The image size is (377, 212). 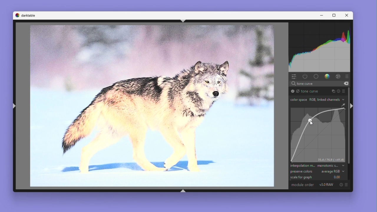 What do you see at coordinates (317, 100) in the screenshot?
I see `Colour space RGB link channels` at bounding box center [317, 100].